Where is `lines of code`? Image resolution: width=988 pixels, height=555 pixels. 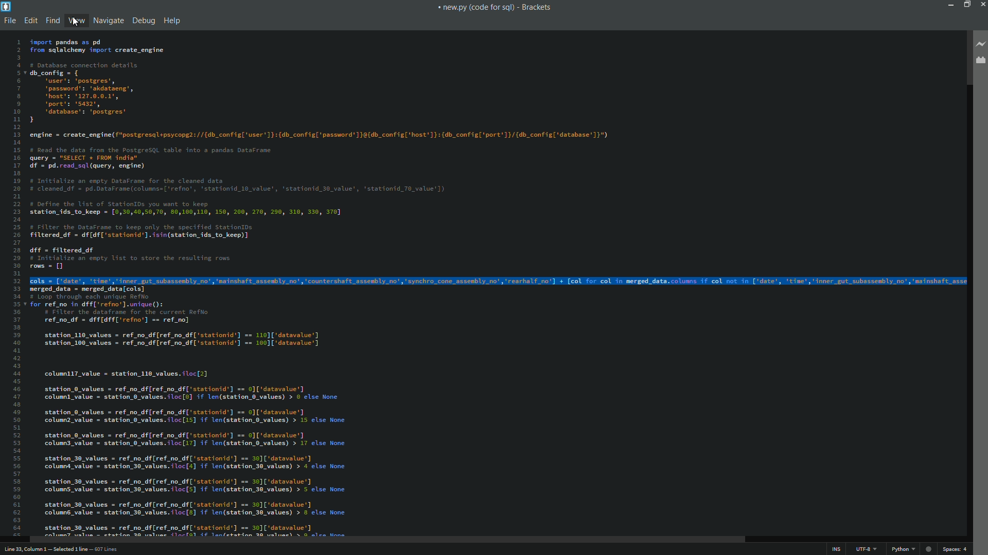
lines of code is located at coordinates (495, 410).